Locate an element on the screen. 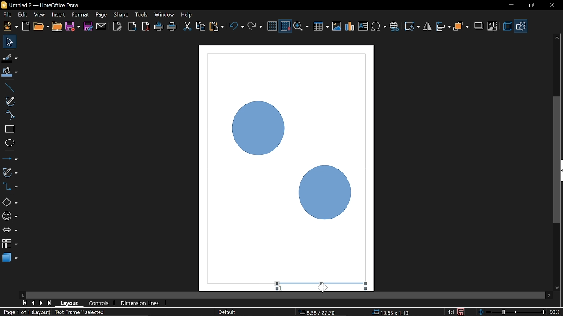  Last page is located at coordinates (50, 304).